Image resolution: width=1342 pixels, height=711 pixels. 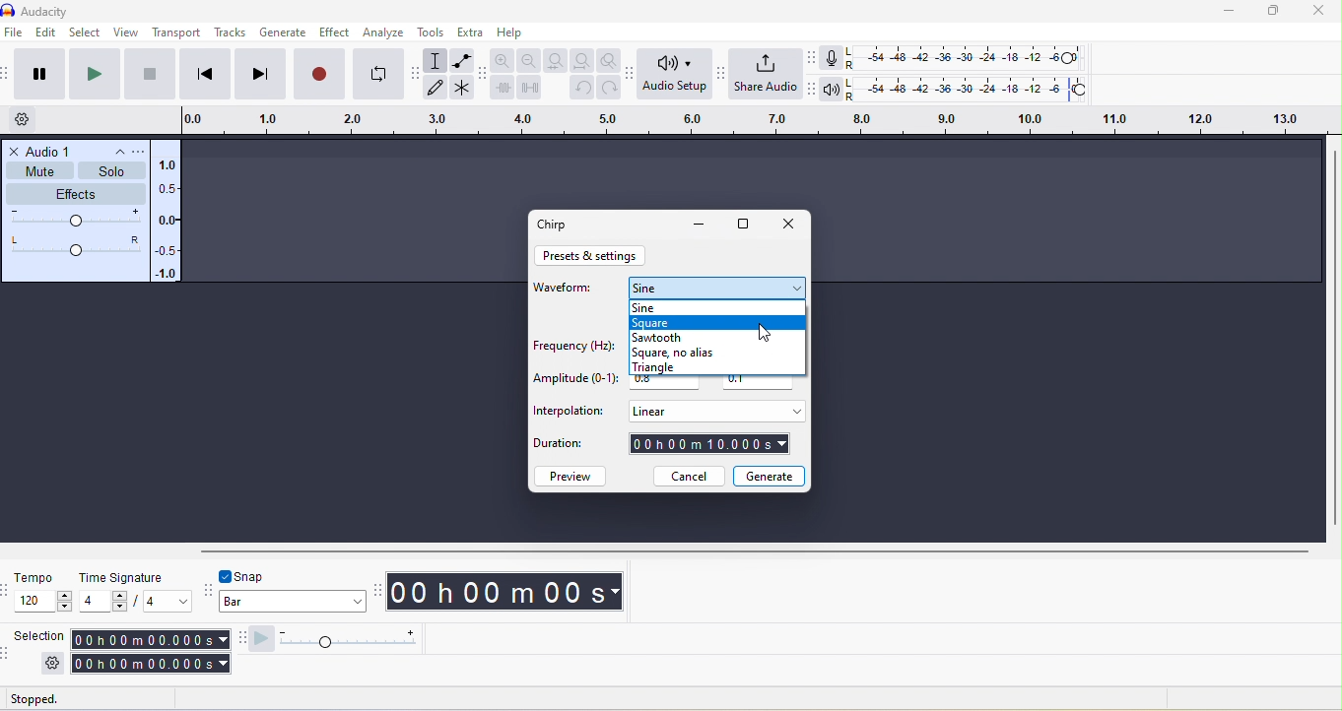 I want to click on playback level, so click(x=971, y=87).